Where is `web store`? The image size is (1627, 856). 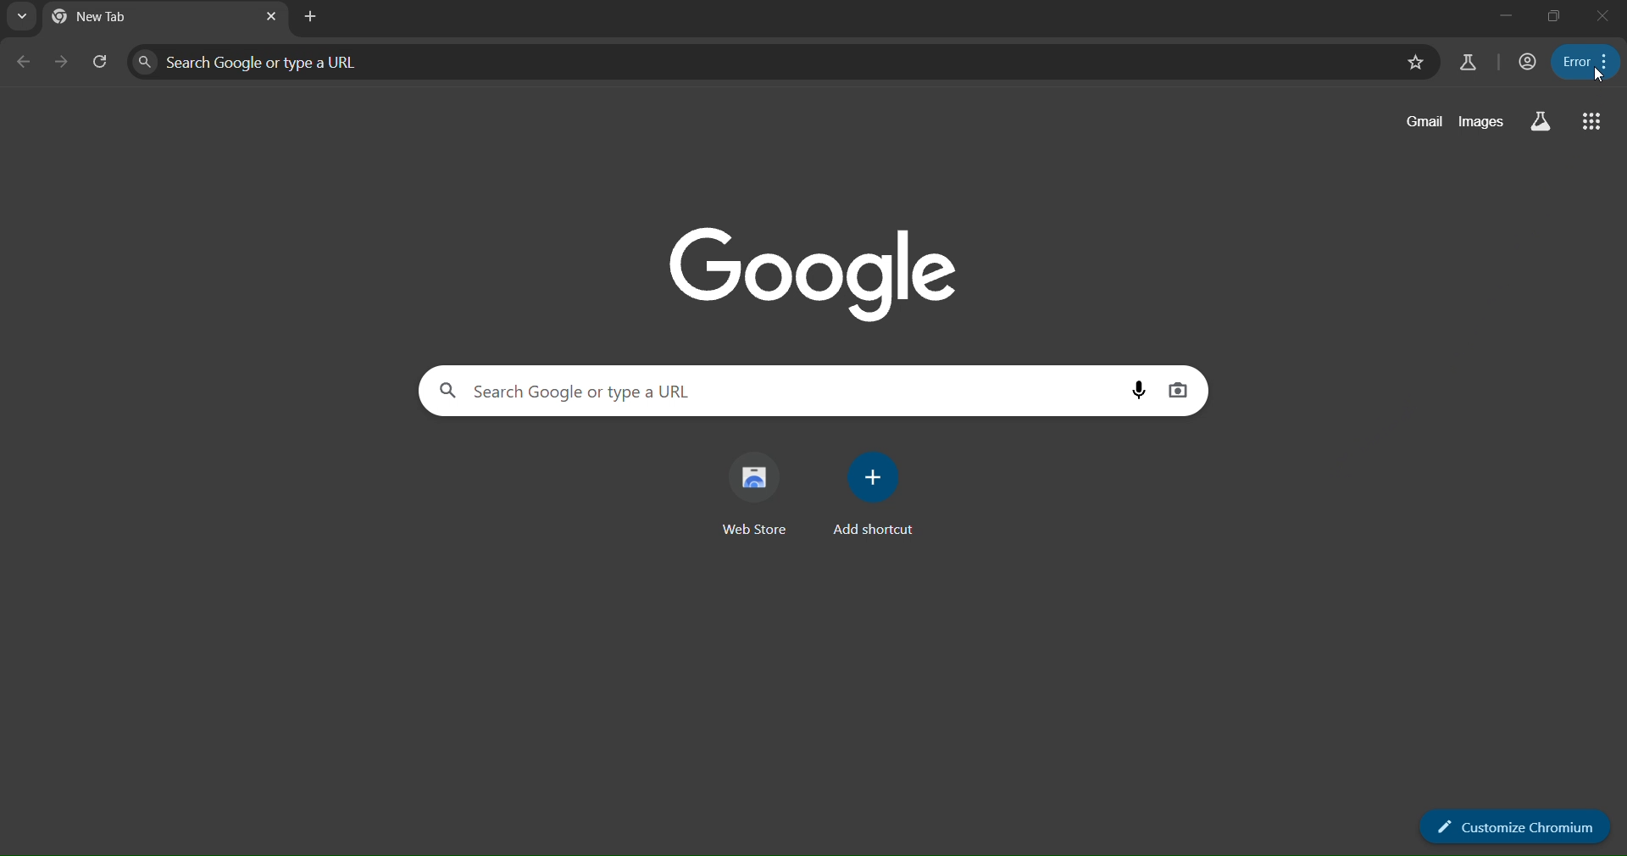
web store is located at coordinates (757, 492).